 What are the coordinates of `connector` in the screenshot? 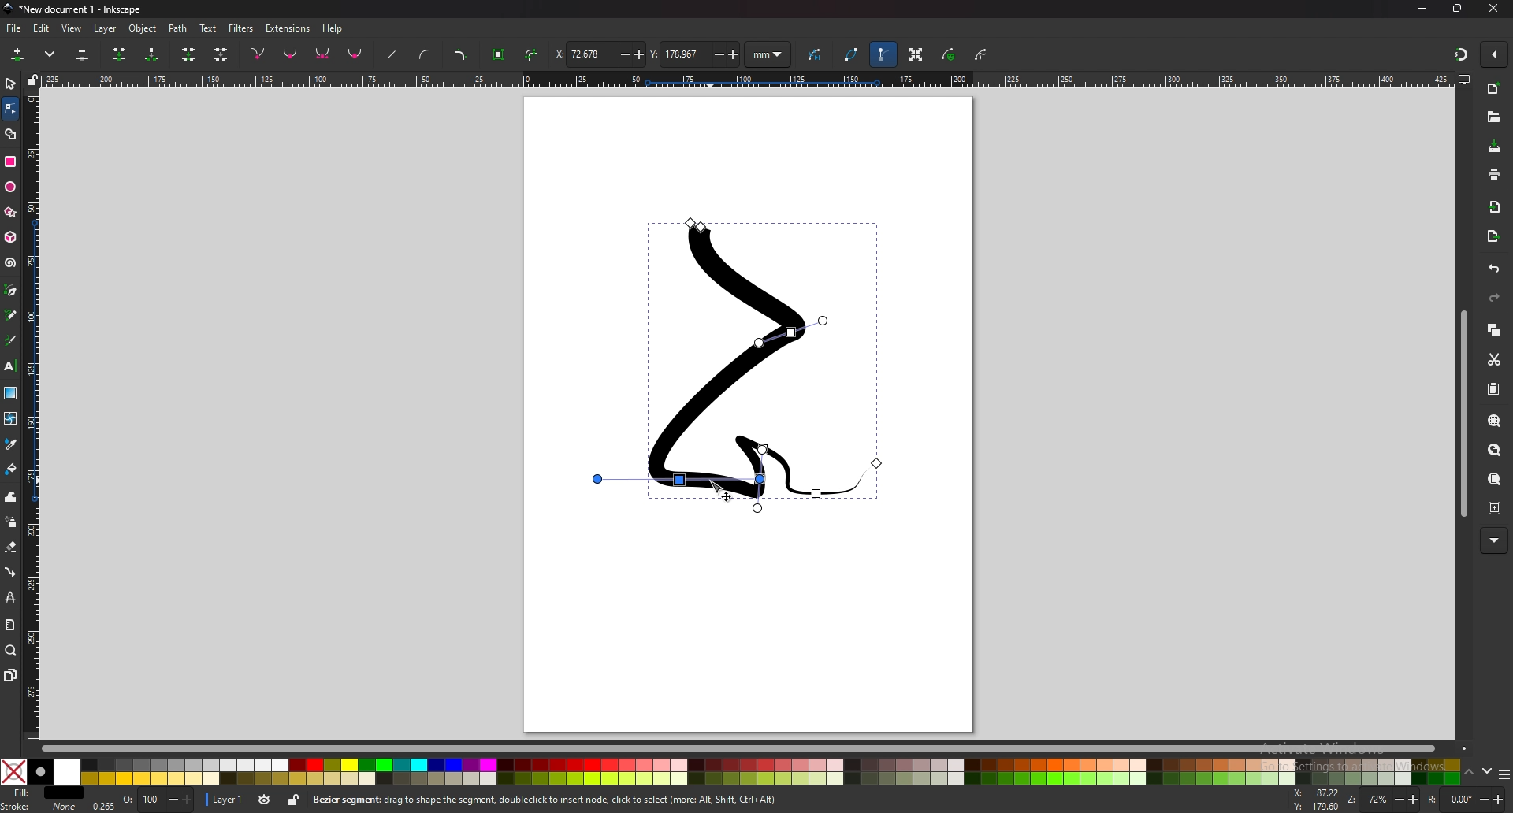 It's located at (10, 573).